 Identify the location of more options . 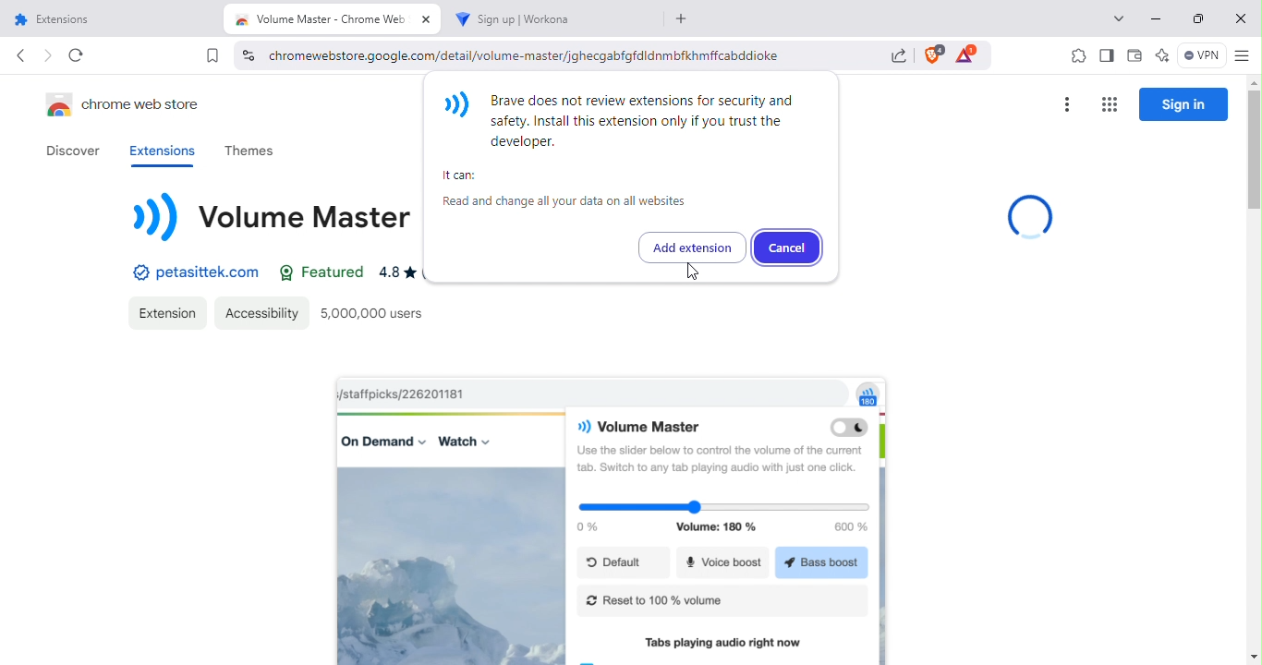
(1067, 102).